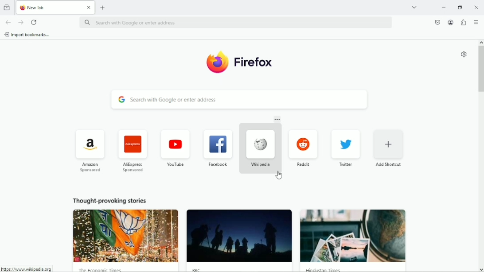 This screenshot has width=484, height=272. I want to click on scroll up, so click(481, 42).